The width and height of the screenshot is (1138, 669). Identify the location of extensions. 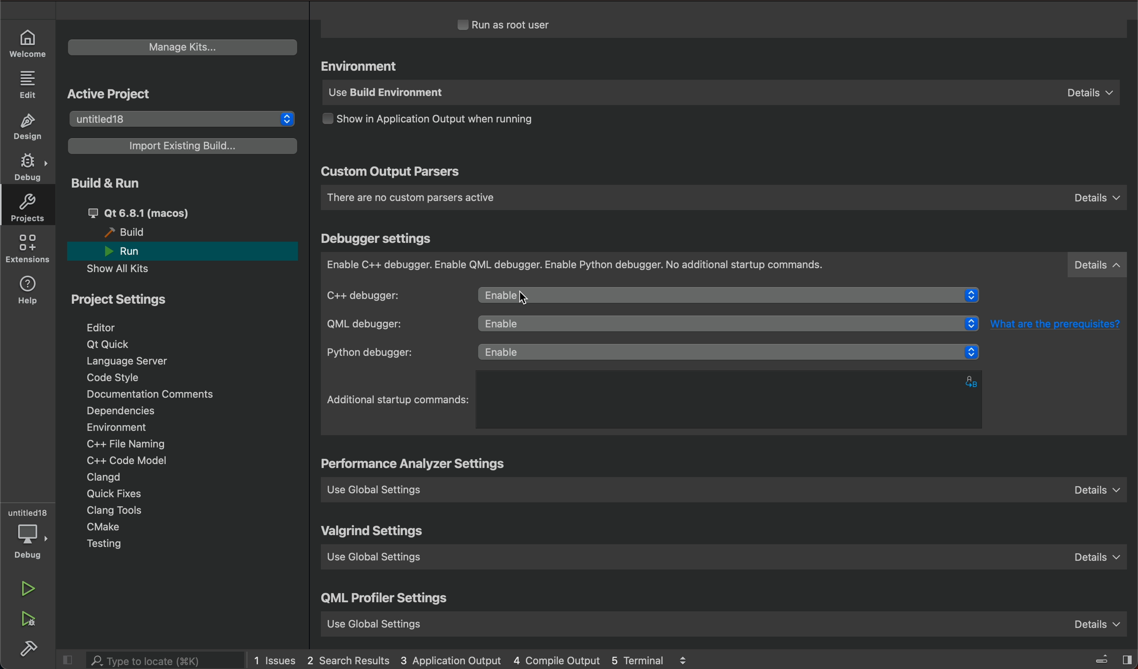
(29, 251).